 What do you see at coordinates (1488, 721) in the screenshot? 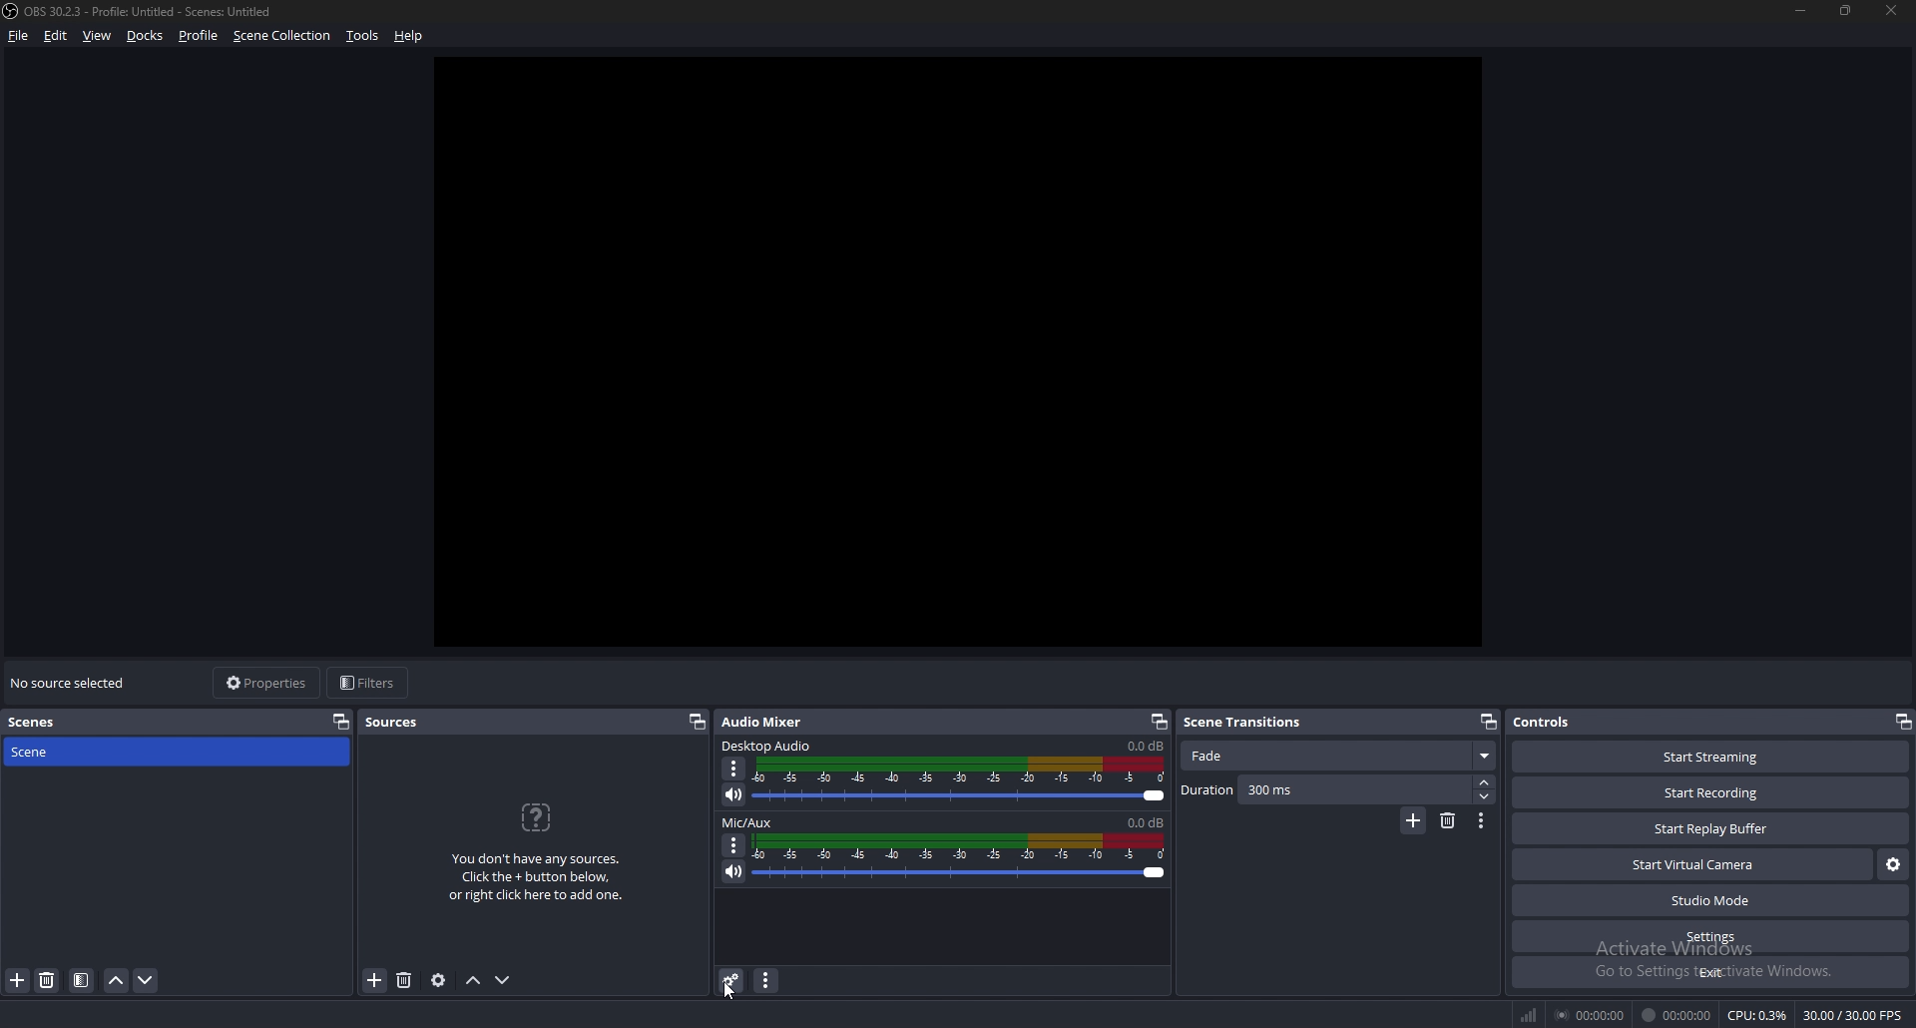
I see `popout` at bounding box center [1488, 721].